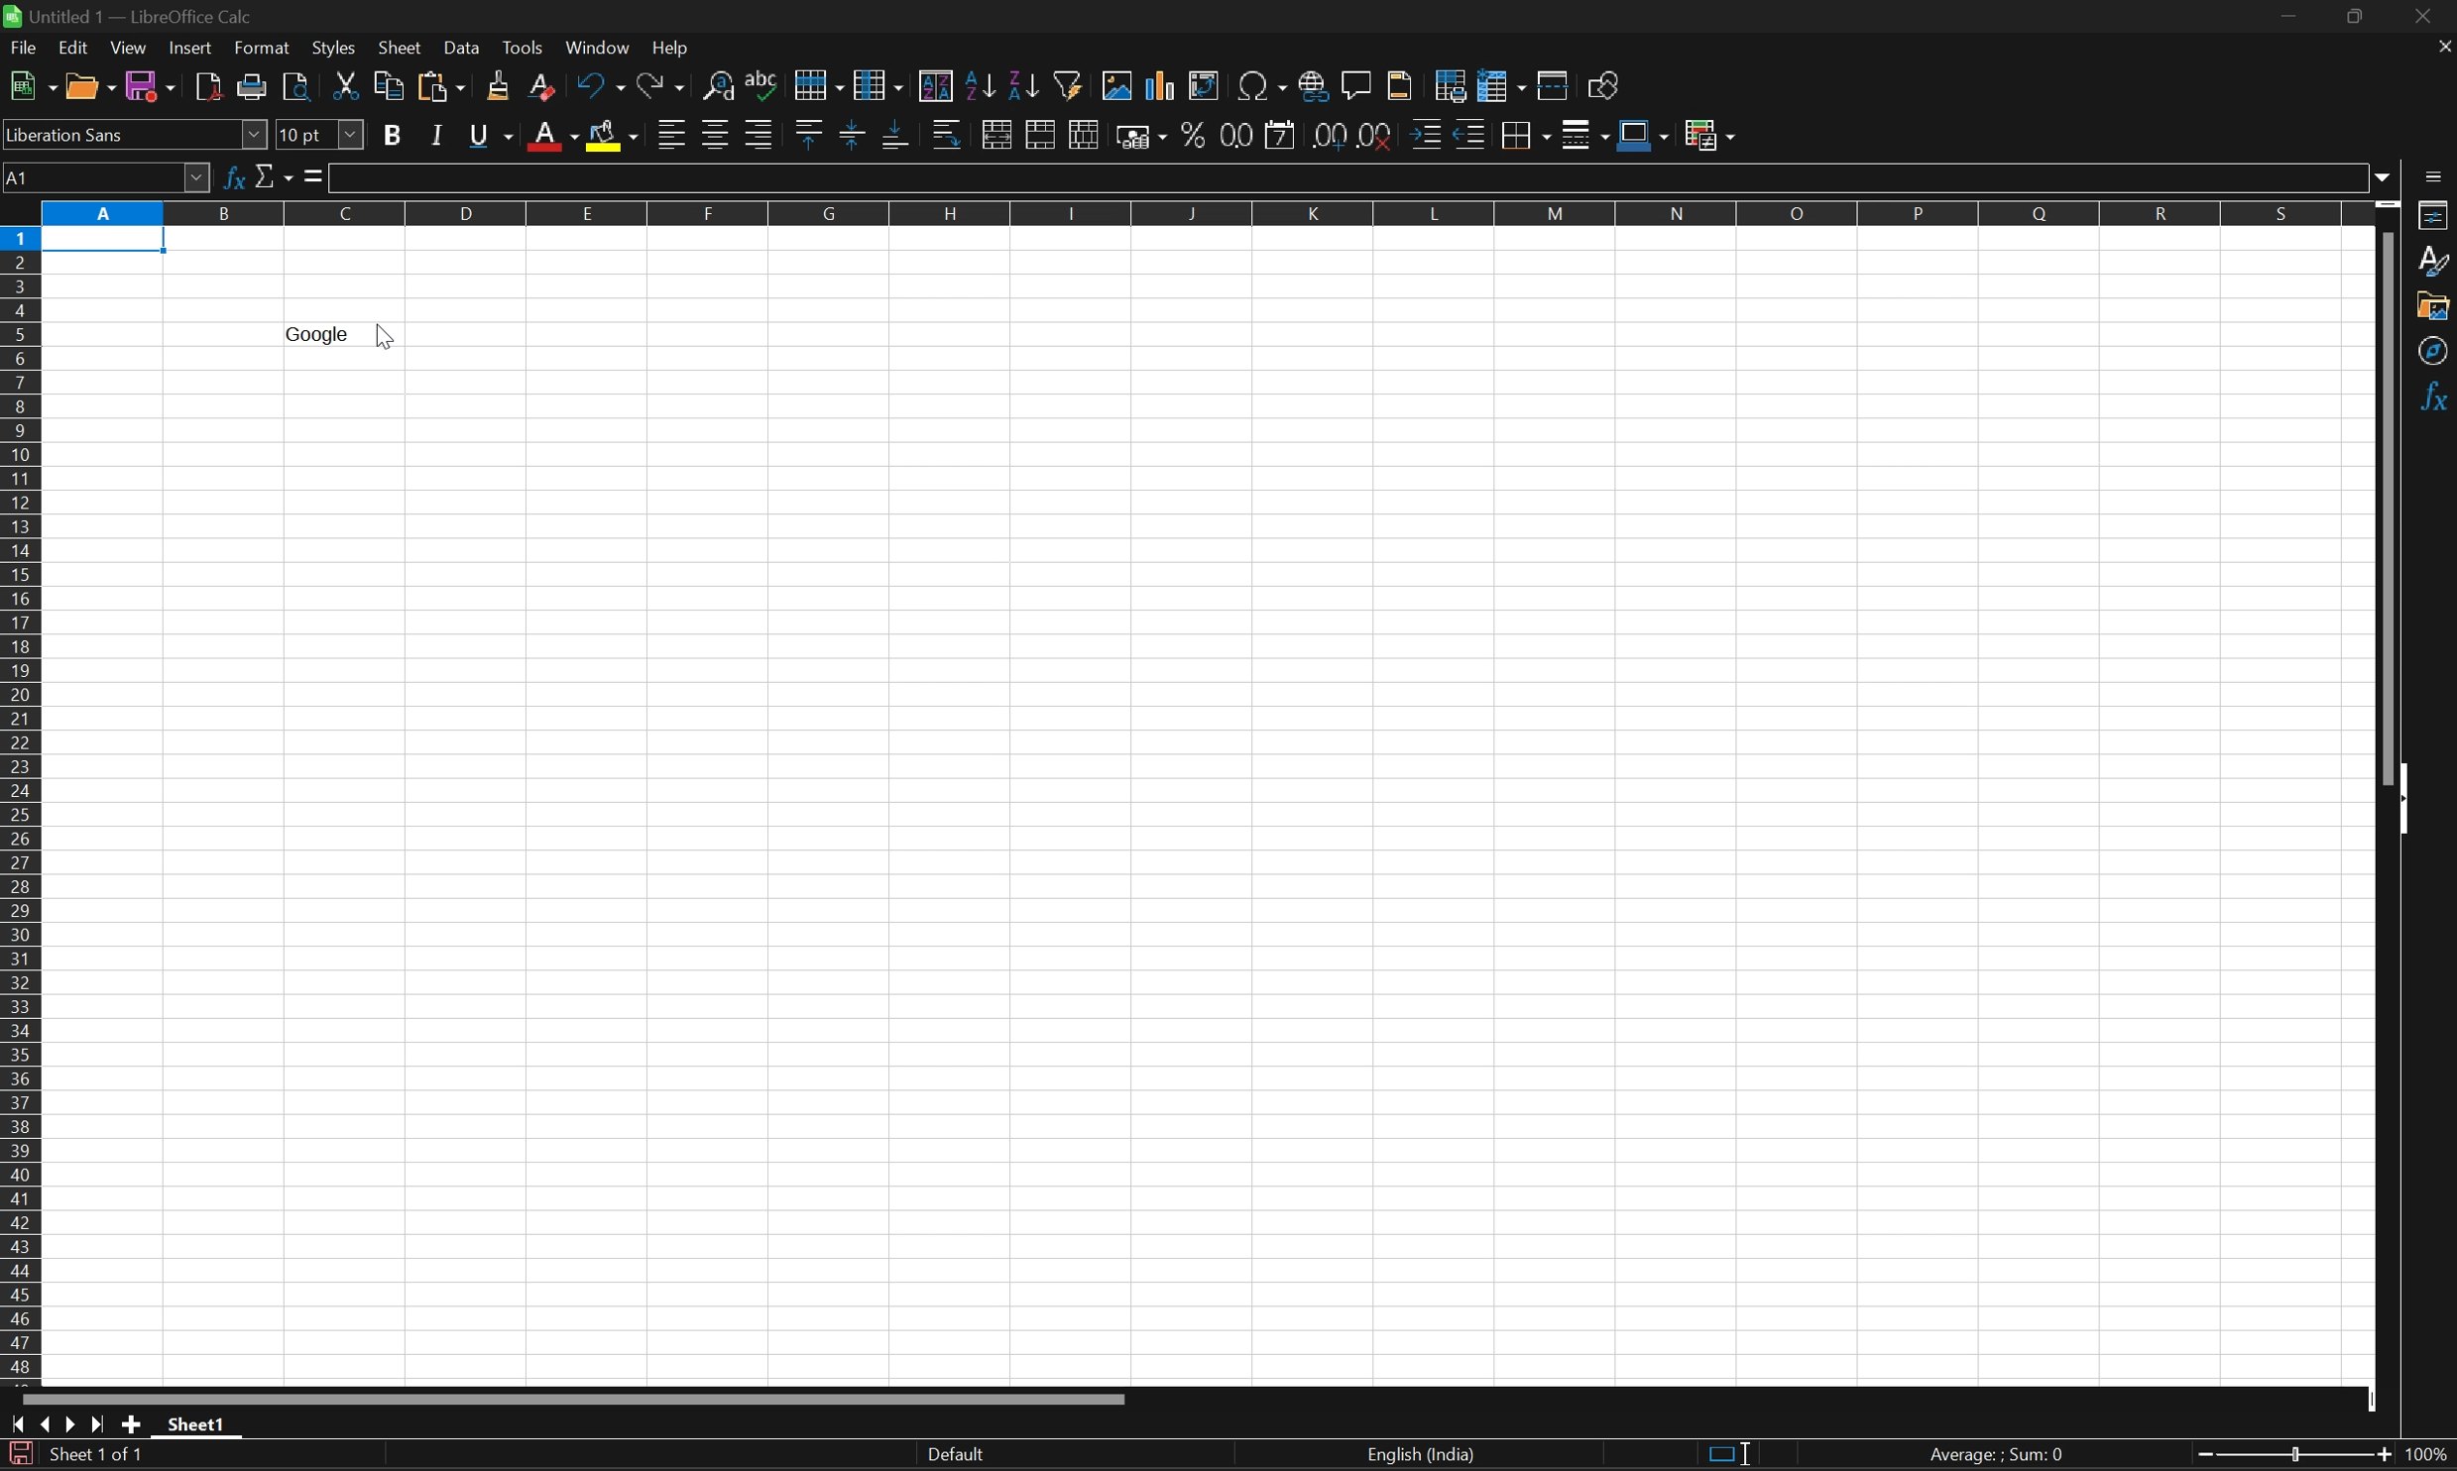  Describe the element at coordinates (597, 48) in the screenshot. I see `Windows` at that location.